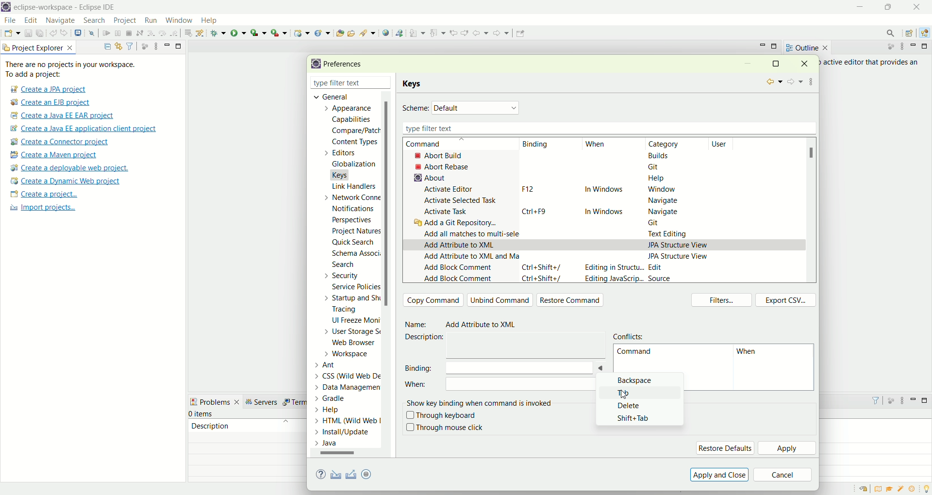  What do you see at coordinates (901, 47) in the screenshot?
I see `view menu` at bounding box center [901, 47].